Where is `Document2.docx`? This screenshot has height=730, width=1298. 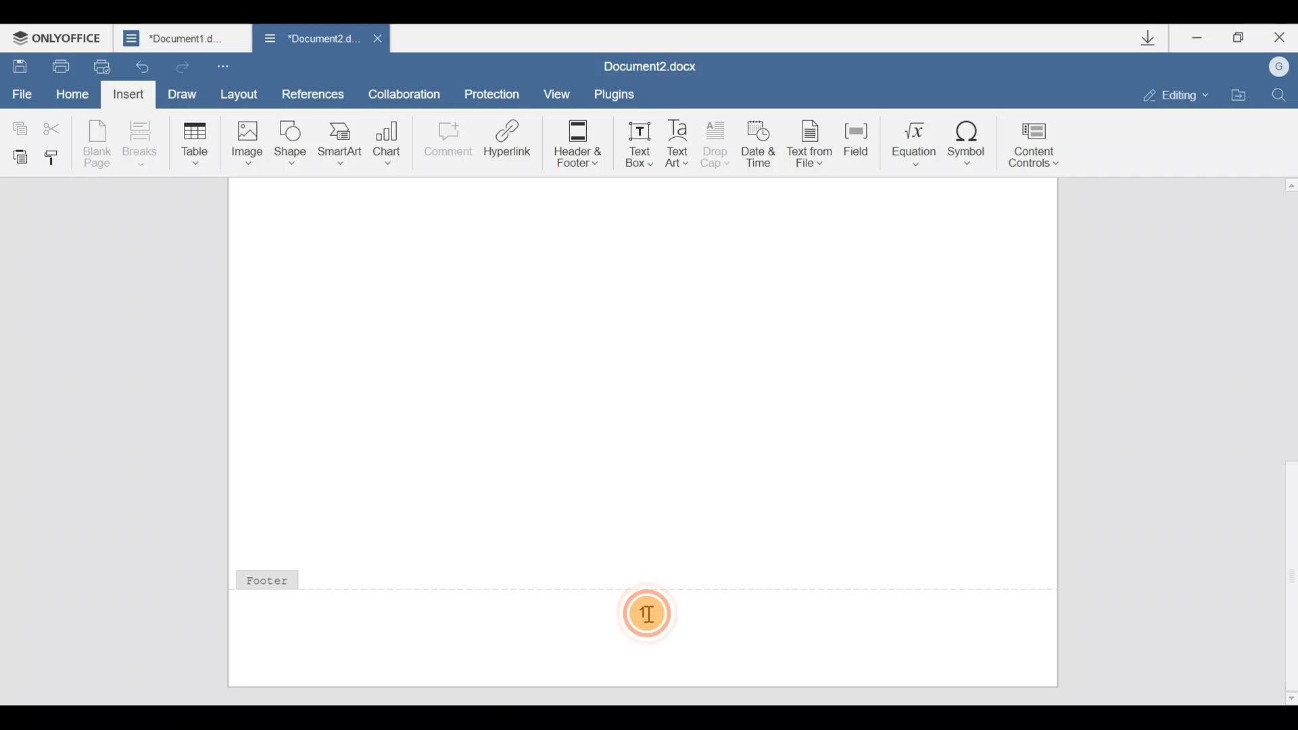
Document2.docx is located at coordinates (661, 63).